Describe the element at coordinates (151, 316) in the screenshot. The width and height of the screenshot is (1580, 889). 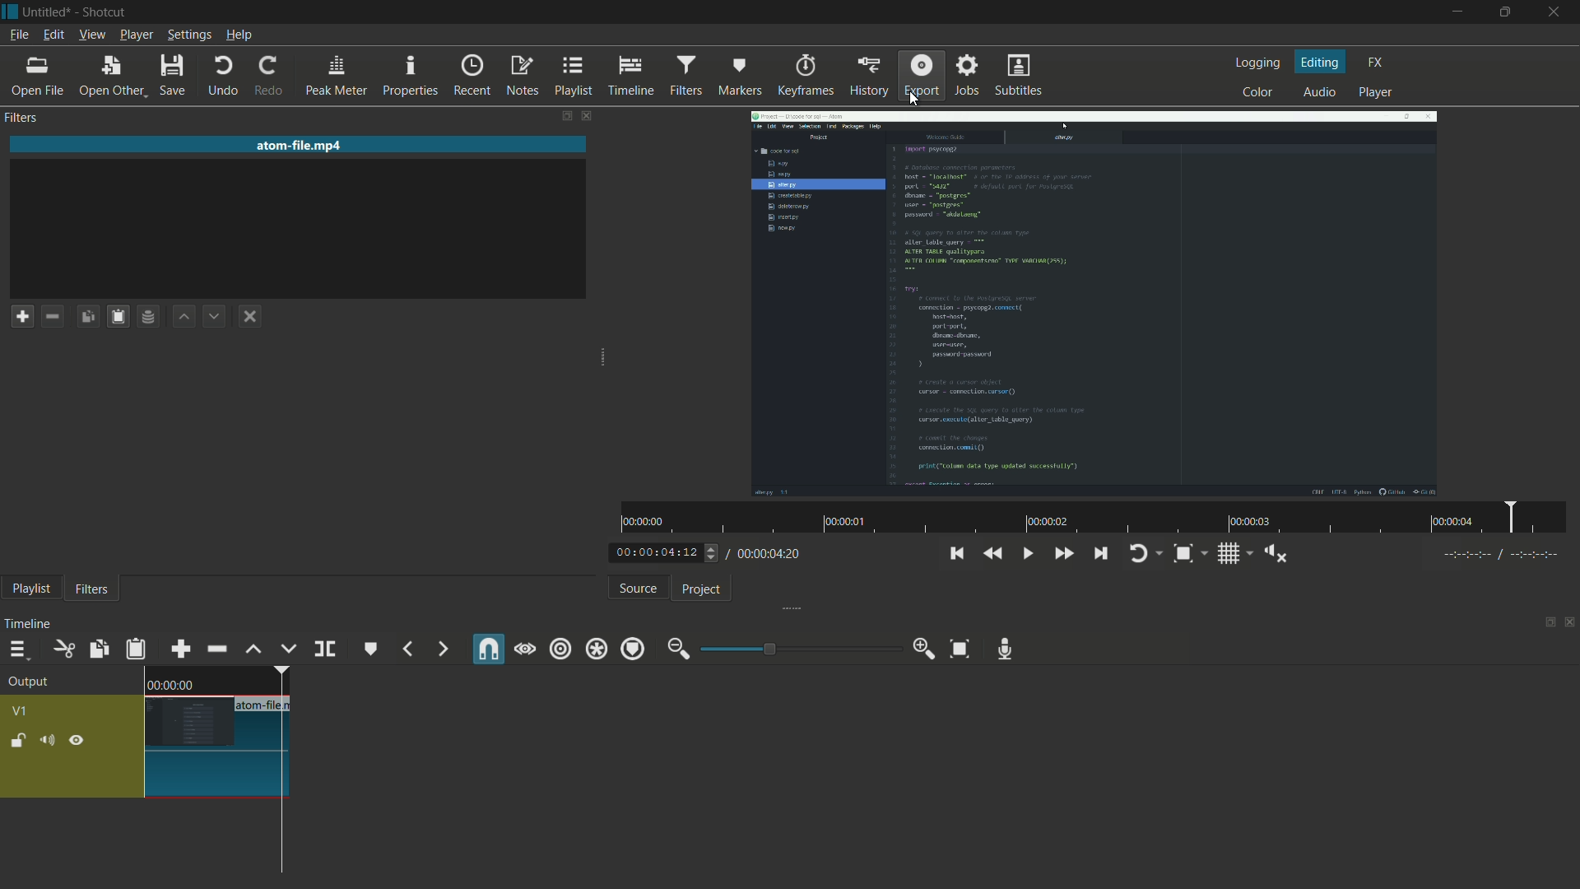
I see `save filter set` at that location.